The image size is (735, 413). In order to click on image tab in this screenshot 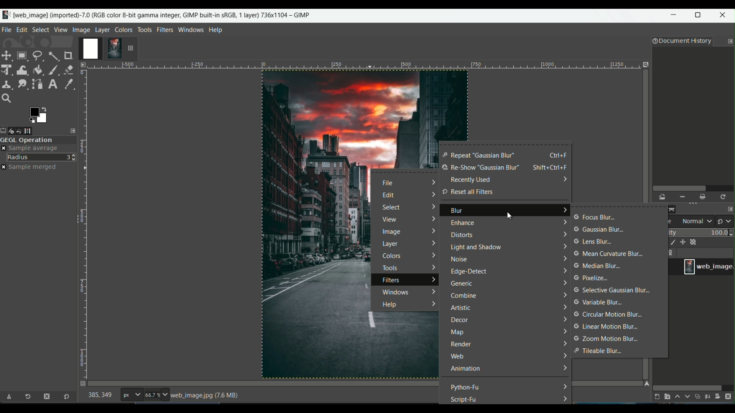, I will do `click(81, 29)`.